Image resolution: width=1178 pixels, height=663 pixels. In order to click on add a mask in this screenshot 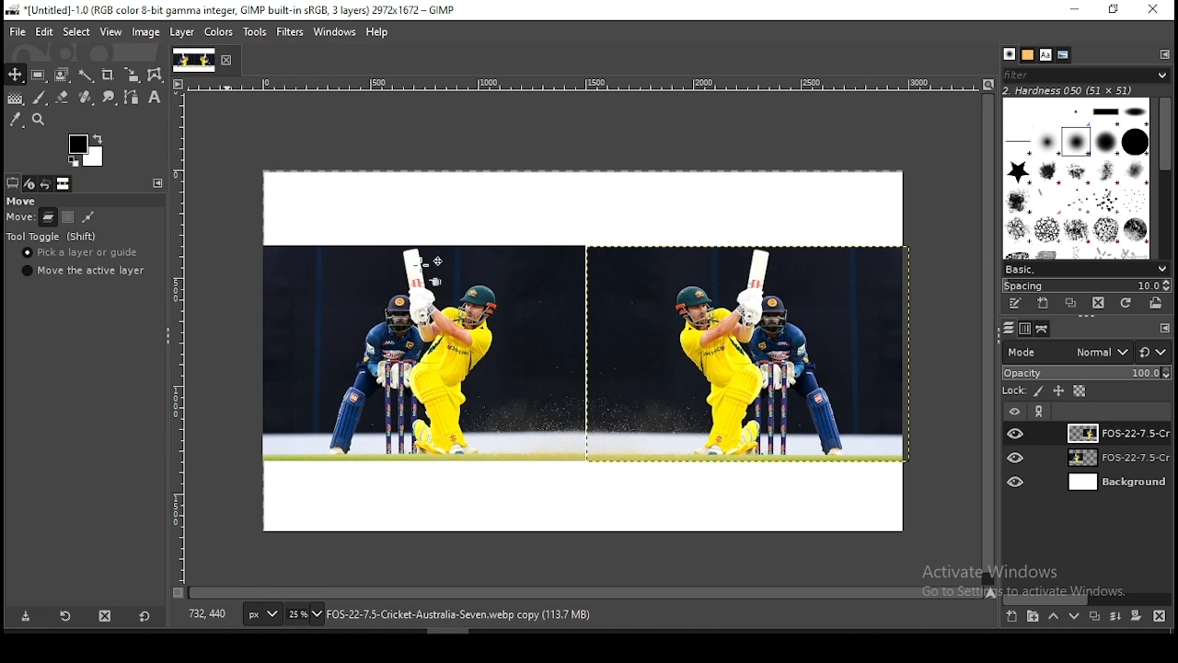, I will do `click(1134, 617)`.